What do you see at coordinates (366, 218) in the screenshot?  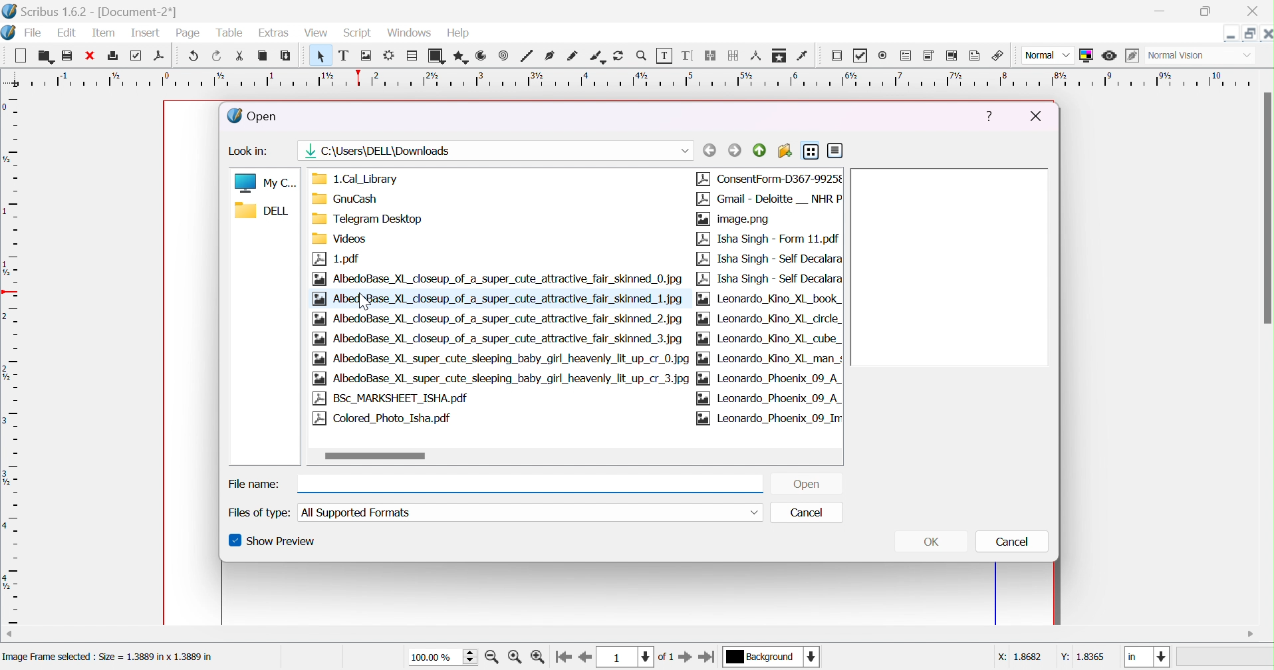 I see `Telegram Desktop` at bounding box center [366, 218].